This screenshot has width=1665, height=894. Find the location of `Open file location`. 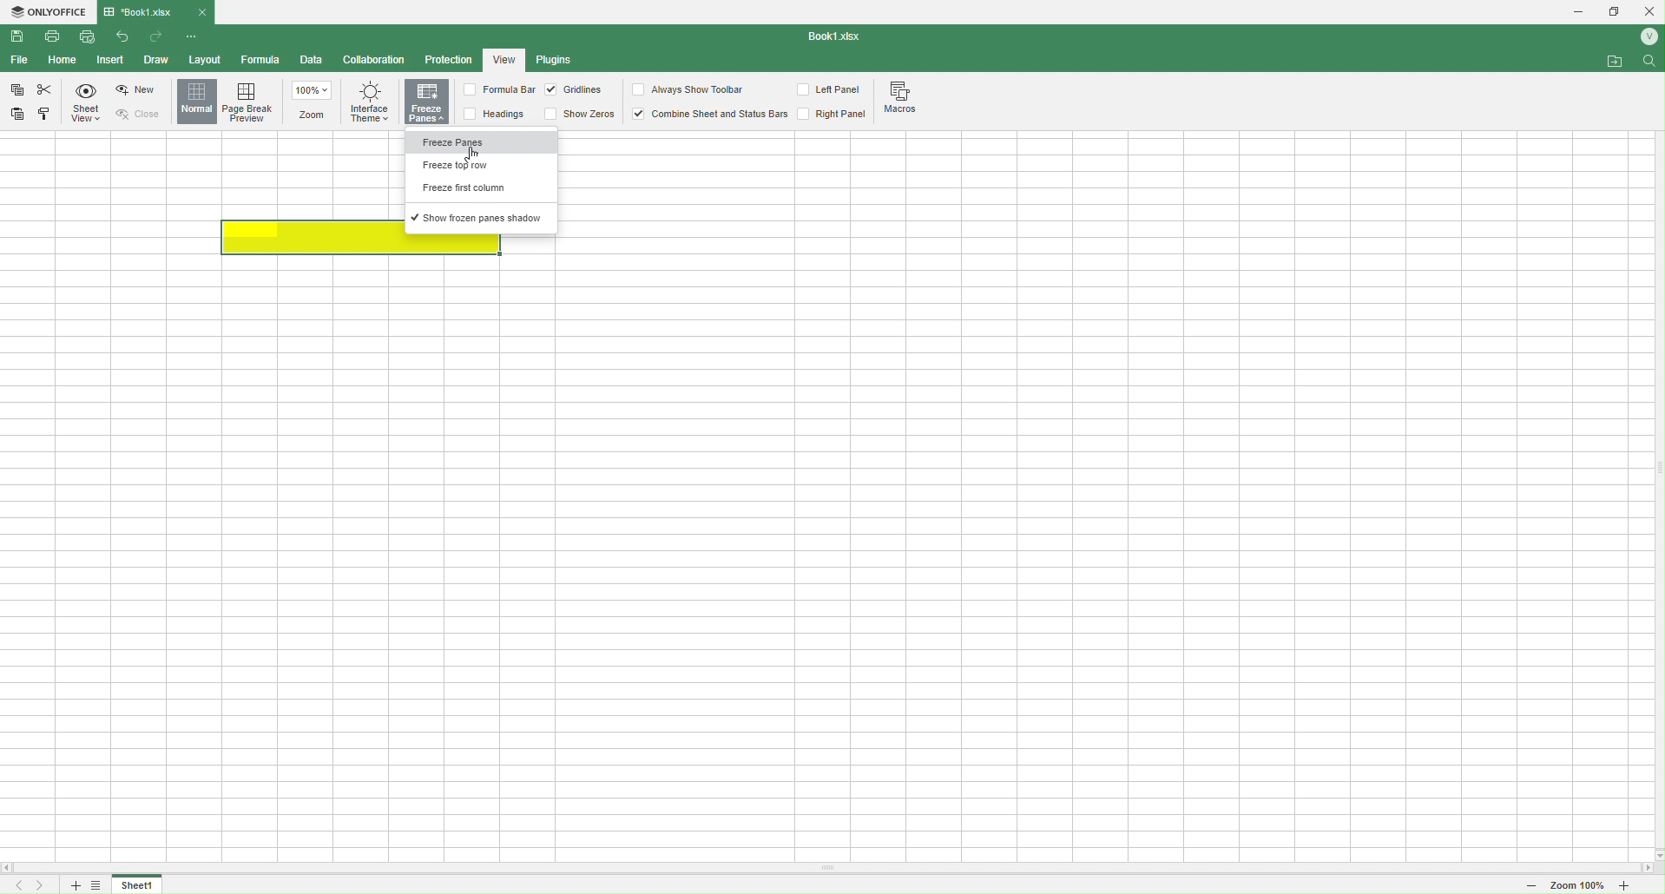

Open file location is located at coordinates (1616, 61).